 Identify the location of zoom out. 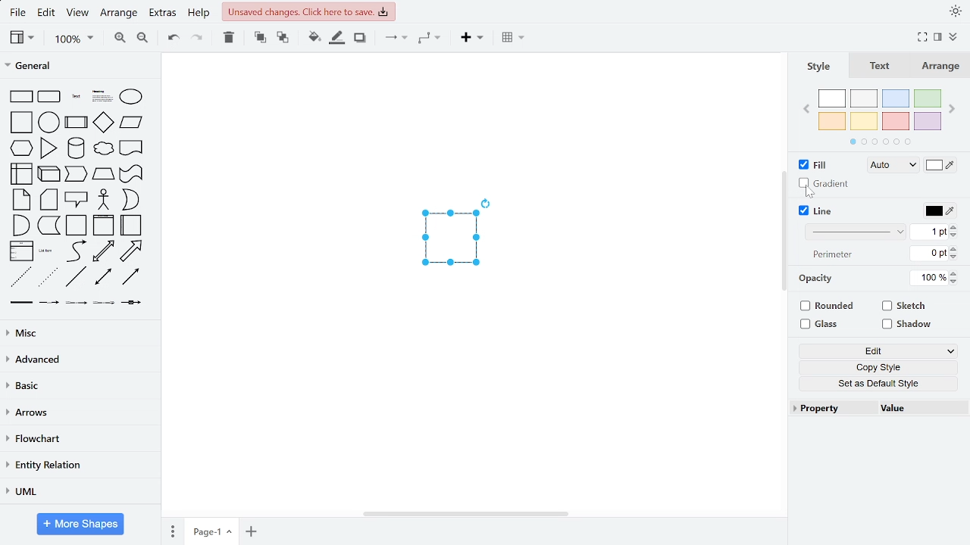
(142, 39).